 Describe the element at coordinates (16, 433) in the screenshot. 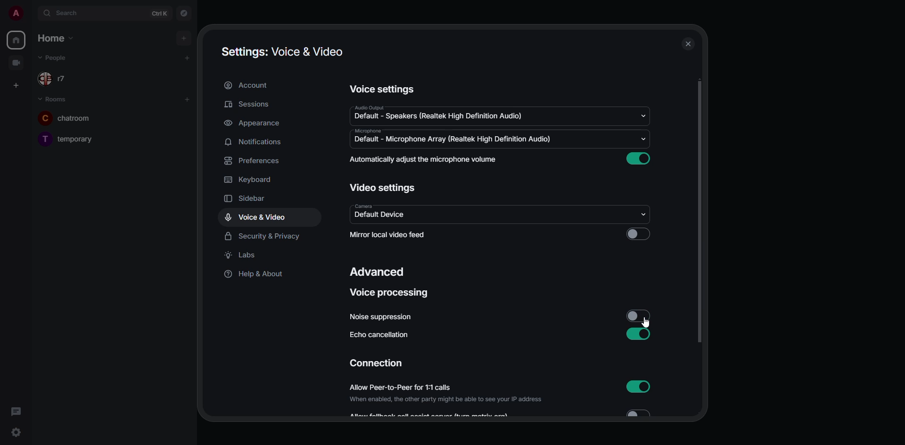

I see `quick settings` at that location.